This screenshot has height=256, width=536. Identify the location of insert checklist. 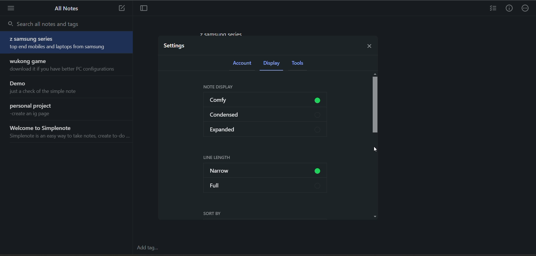
(492, 8).